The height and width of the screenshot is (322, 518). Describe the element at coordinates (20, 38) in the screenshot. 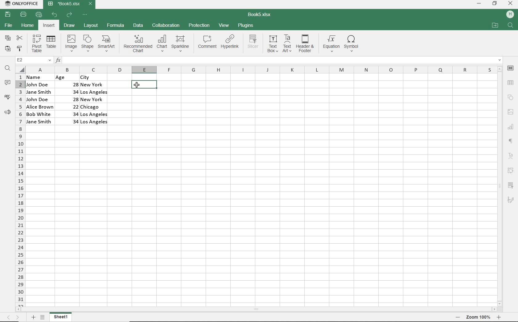

I see `CUT` at that location.